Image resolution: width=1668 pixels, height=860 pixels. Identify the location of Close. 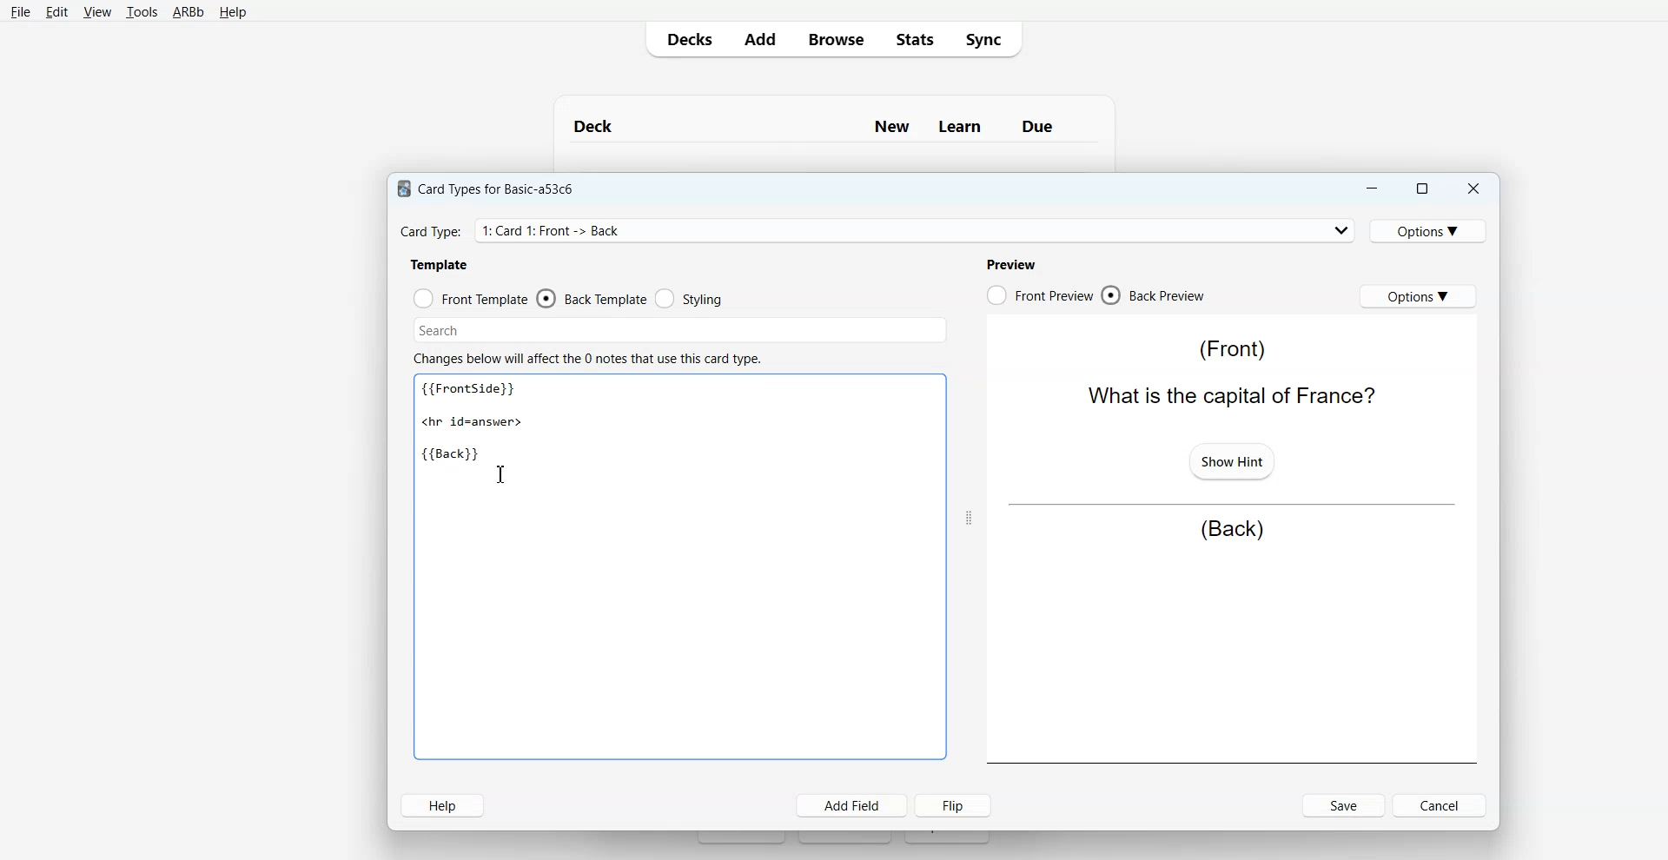
(1473, 189).